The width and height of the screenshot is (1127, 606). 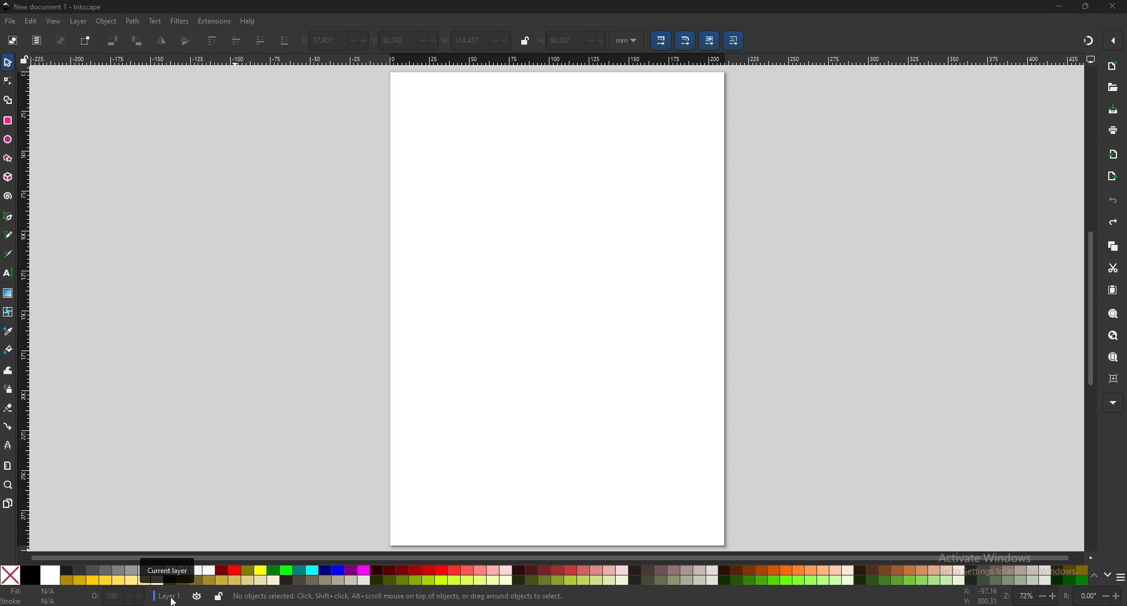 What do you see at coordinates (8, 157) in the screenshot?
I see `stars and polygons` at bounding box center [8, 157].